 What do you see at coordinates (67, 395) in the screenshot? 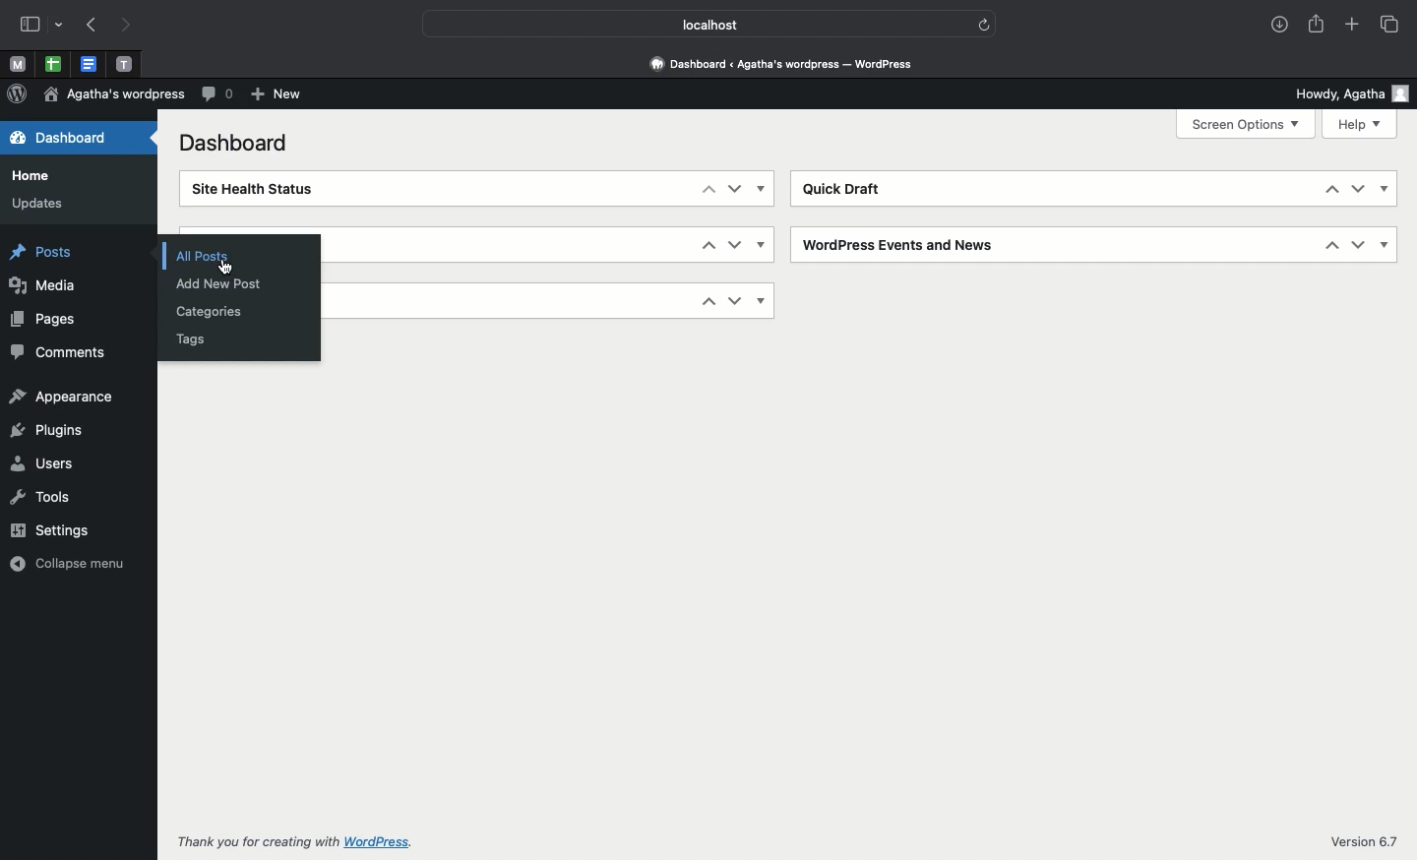
I see `Appearance` at bounding box center [67, 395].